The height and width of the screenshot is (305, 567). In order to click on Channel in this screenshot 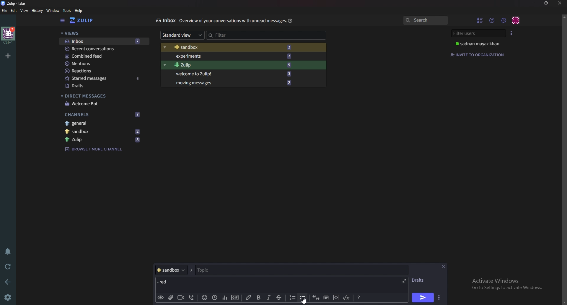, I will do `click(171, 270)`.